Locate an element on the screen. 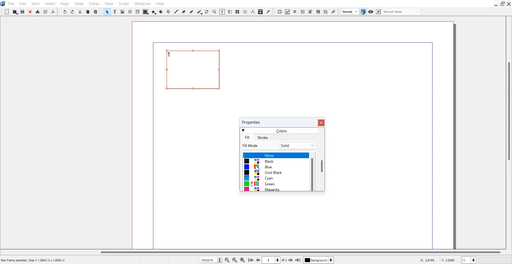 Image resolution: width=512 pixels, height=264 pixels. Unlink Text Frame is located at coordinates (245, 12).